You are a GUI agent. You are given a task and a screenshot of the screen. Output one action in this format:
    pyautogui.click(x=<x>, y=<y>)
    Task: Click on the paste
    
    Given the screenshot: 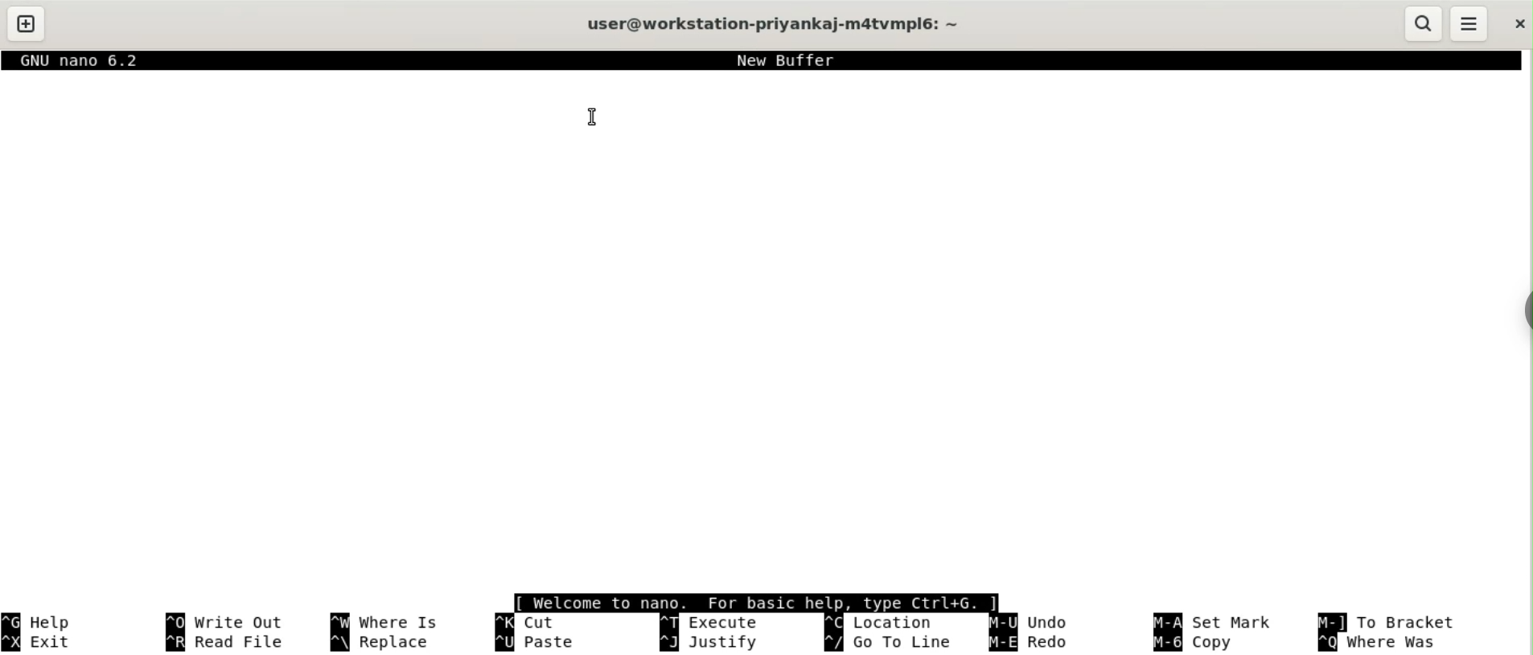 What is the action you would take?
    pyautogui.click(x=542, y=643)
    